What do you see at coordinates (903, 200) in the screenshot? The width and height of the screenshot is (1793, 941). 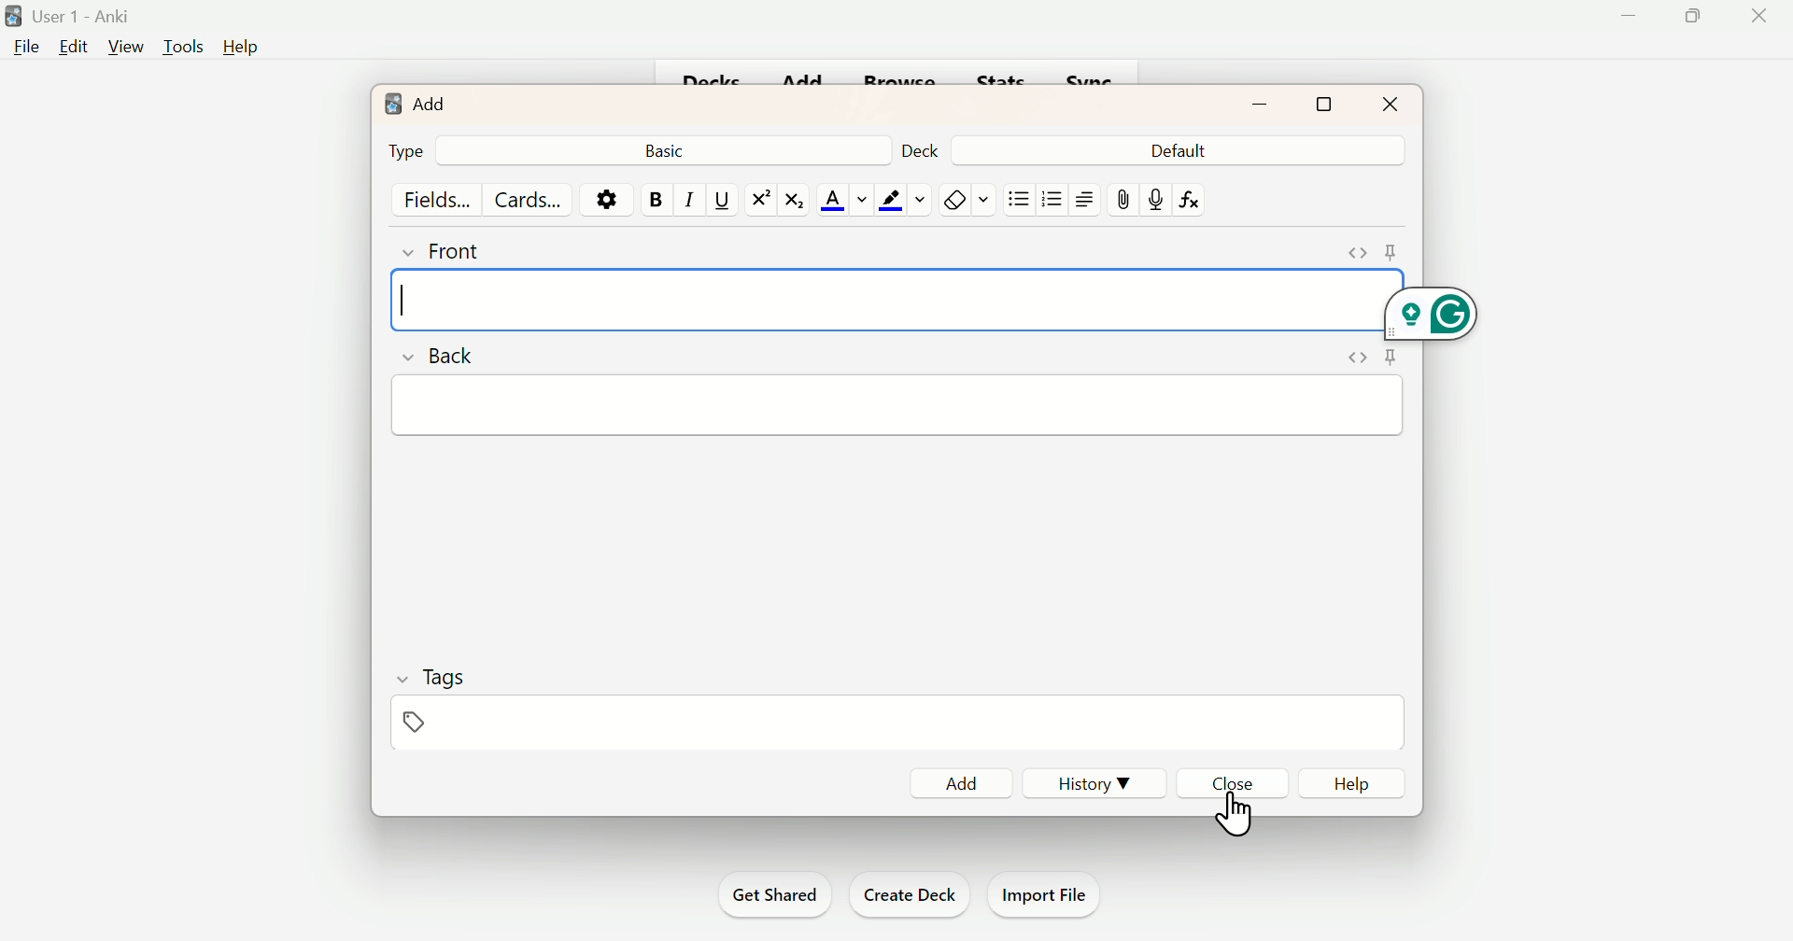 I see `Text Highlighting Color` at bounding box center [903, 200].